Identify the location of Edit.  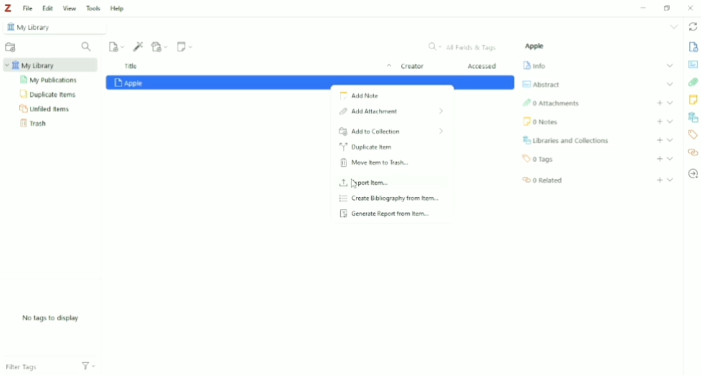
(48, 8).